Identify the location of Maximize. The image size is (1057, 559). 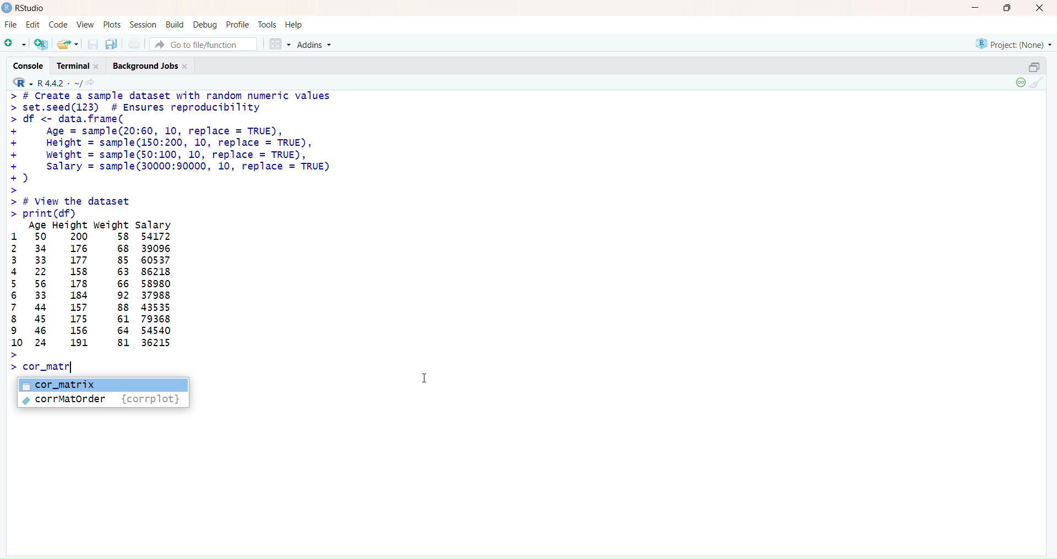
(1007, 8).